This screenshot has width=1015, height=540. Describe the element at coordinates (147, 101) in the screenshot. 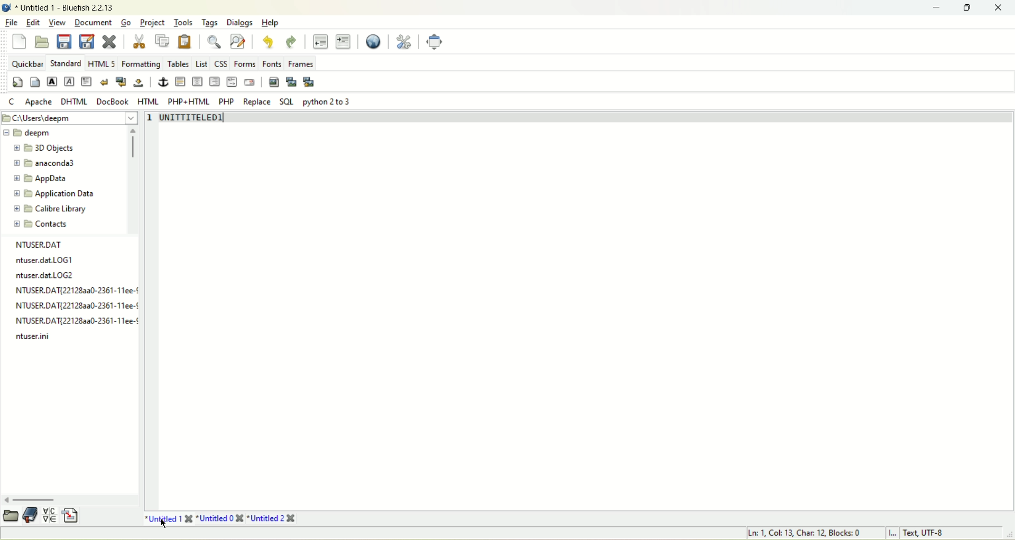

I see `HTML` at that location.